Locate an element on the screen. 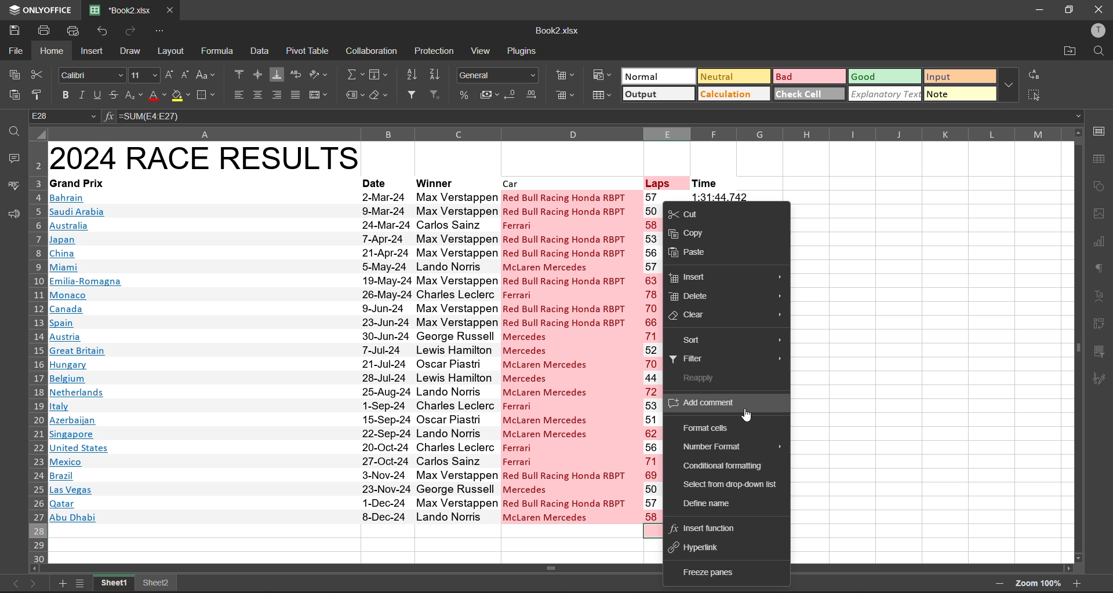 This screenshot has width=1113, height=593. laps is located at coordinates (652, 357).